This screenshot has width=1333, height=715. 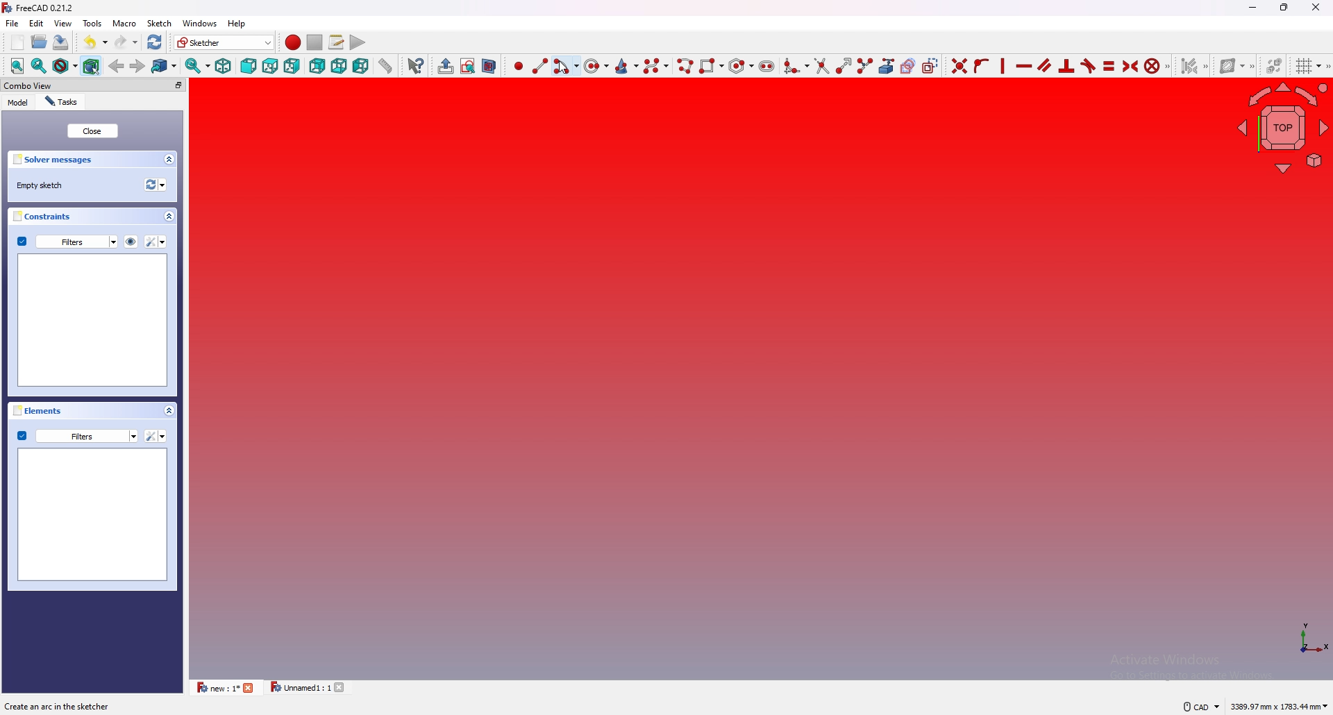 What do you see at coordinates (41, 410) in the screenshot?
I see `elements` at bounding box center [41, 410].